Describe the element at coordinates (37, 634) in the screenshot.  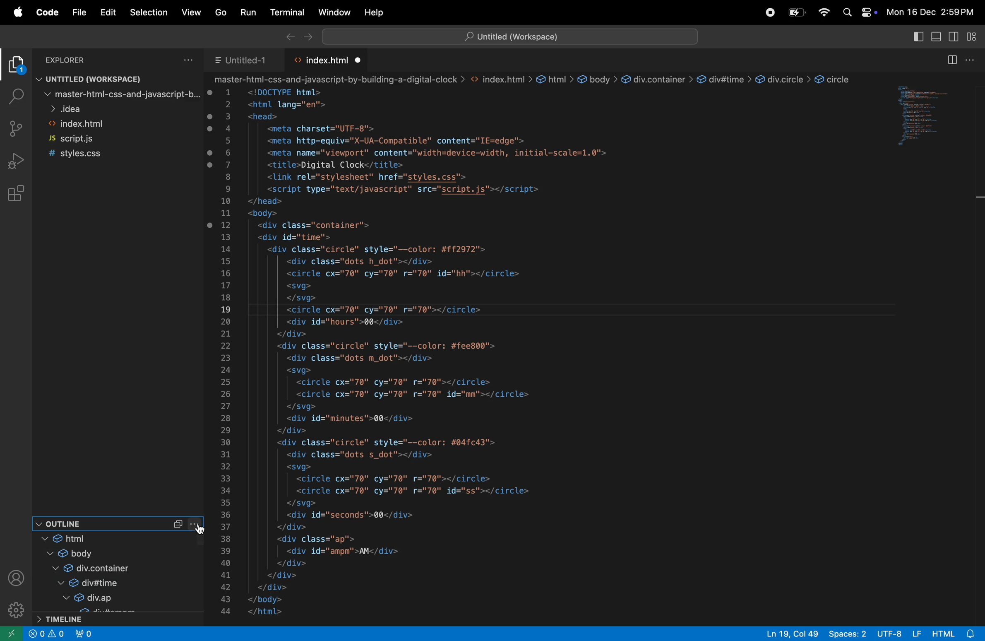
I see `create alert` at that location.